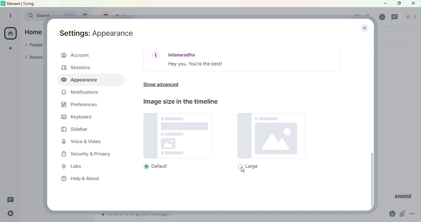  I want to click on Attachment, so click(403, 215).